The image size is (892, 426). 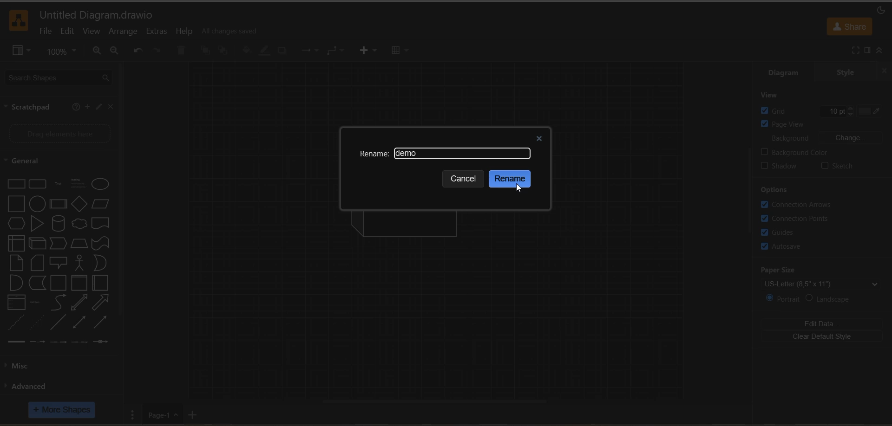 I want to click on connection arrows, so click(x=799, y=205).